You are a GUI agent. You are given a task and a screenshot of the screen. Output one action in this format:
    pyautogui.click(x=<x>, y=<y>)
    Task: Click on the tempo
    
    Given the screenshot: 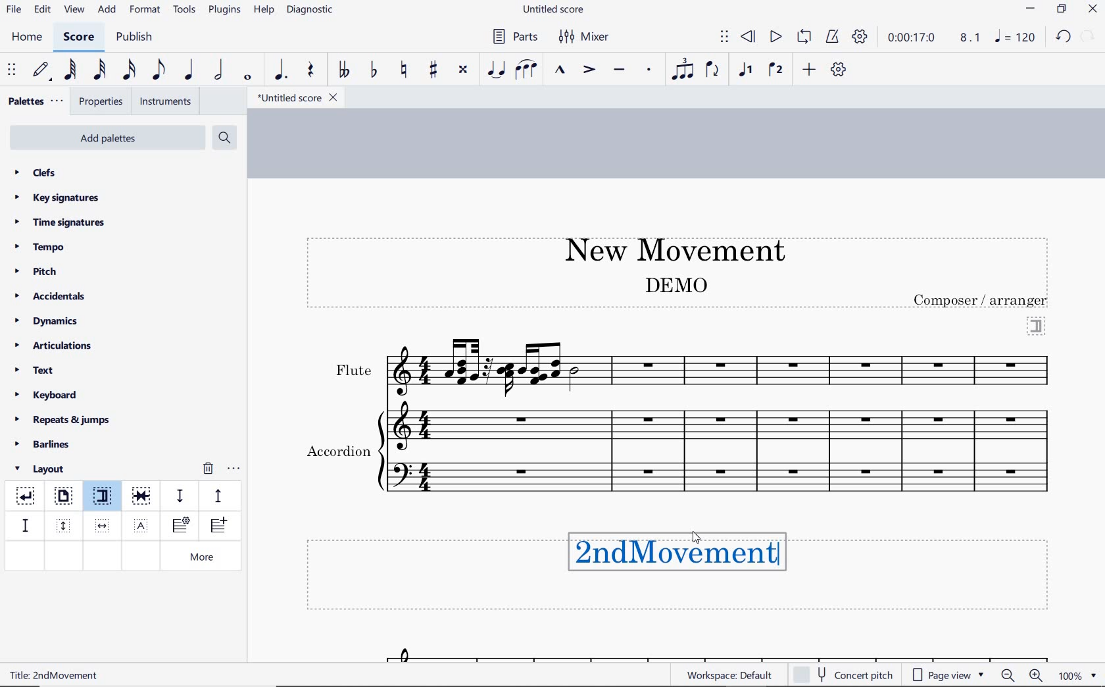 What is the action you would take?
    pyautogui.click(x=43, y=246)
    